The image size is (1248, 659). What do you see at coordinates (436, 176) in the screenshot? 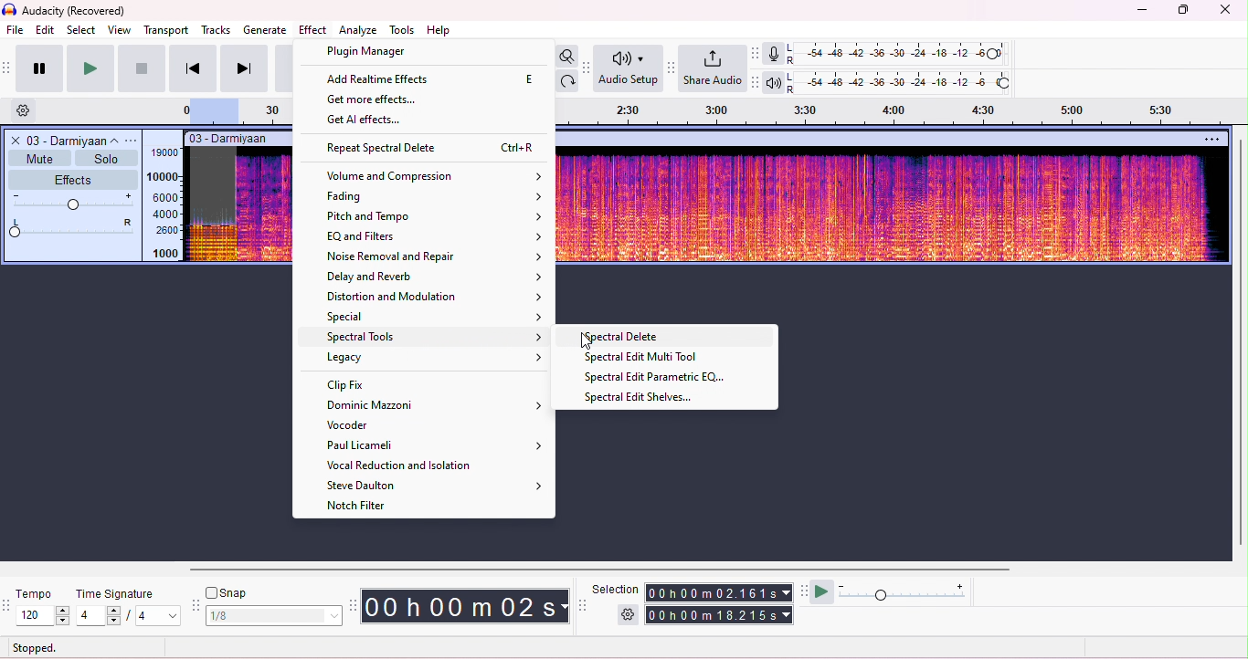
I see `volume and compression` at bounding box center [436, 176].